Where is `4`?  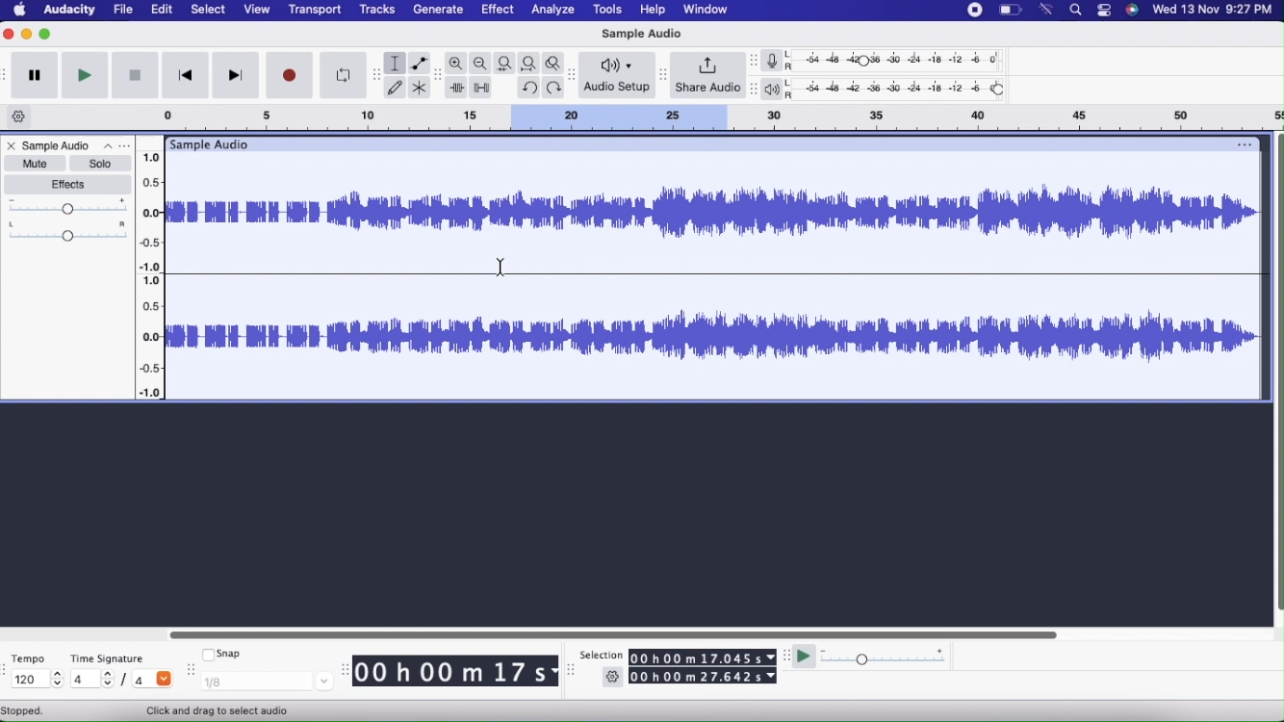 4 is located at coordinates (153, 678).